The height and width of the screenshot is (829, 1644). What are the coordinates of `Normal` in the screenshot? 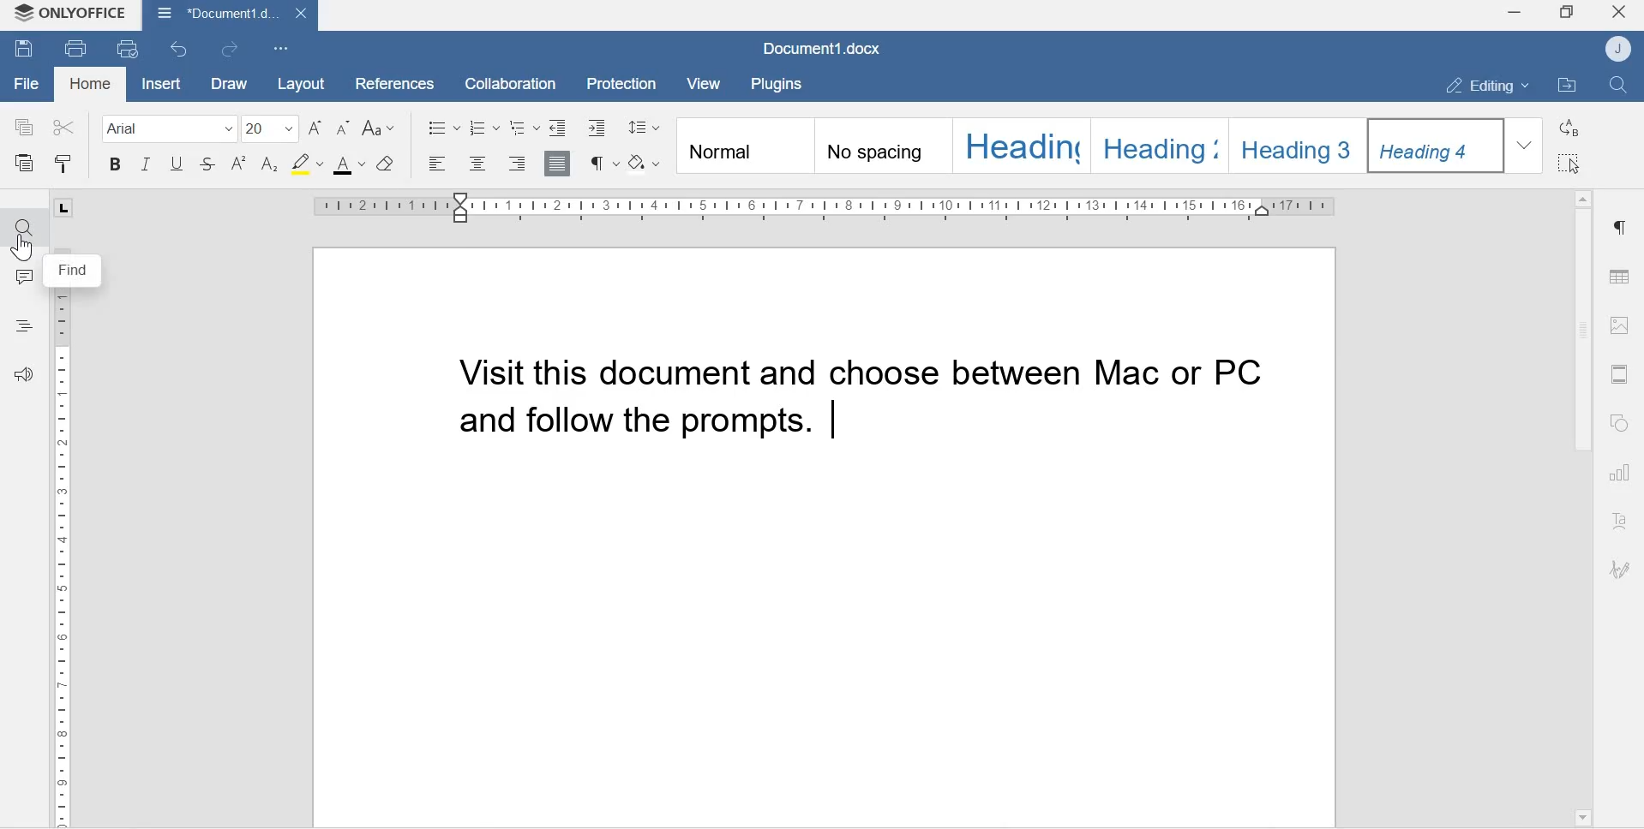 It's located at (743, 147).